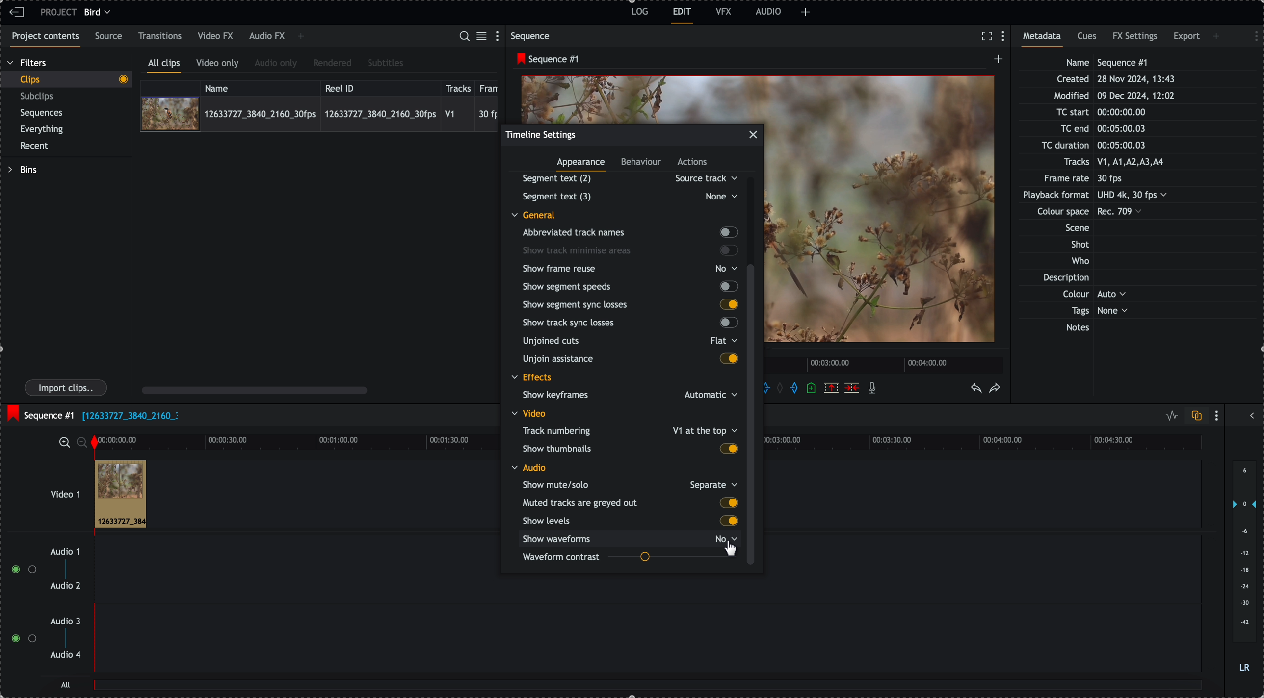 The image size is (1264, 698). What do you see at coordinates (627, 343) in the screenshot?
I see `unjoined cuts` at bounding box center [627, 343].